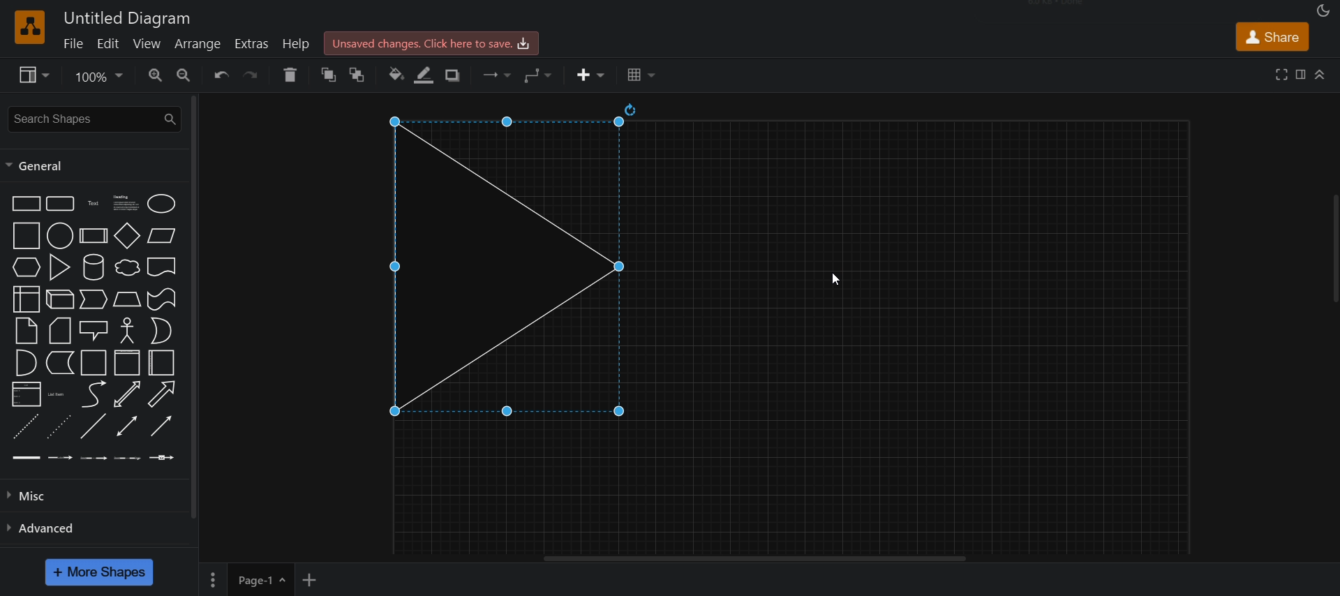  What do you see at coordinates (1279, 75) in the screenshot?
I see `full screen` at bounding box center [1279, 75].